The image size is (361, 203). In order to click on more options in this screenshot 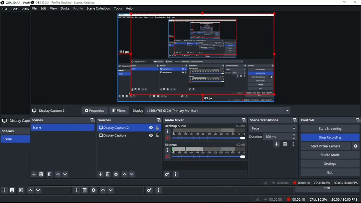, I will do `click(168, 132)`.